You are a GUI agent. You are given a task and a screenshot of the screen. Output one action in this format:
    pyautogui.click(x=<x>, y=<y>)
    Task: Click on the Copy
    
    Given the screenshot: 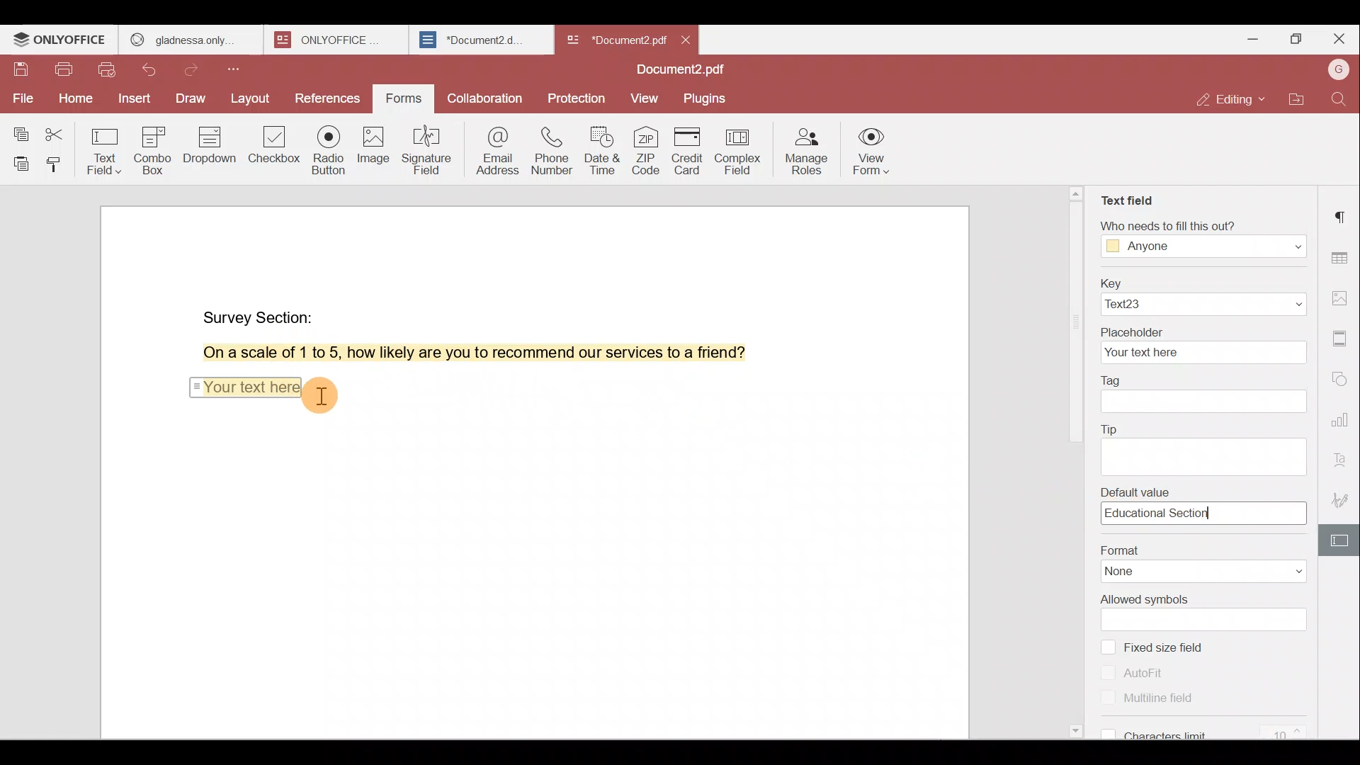 What is the action you would take?
    pyautogui.click(x=20, y=128)
    